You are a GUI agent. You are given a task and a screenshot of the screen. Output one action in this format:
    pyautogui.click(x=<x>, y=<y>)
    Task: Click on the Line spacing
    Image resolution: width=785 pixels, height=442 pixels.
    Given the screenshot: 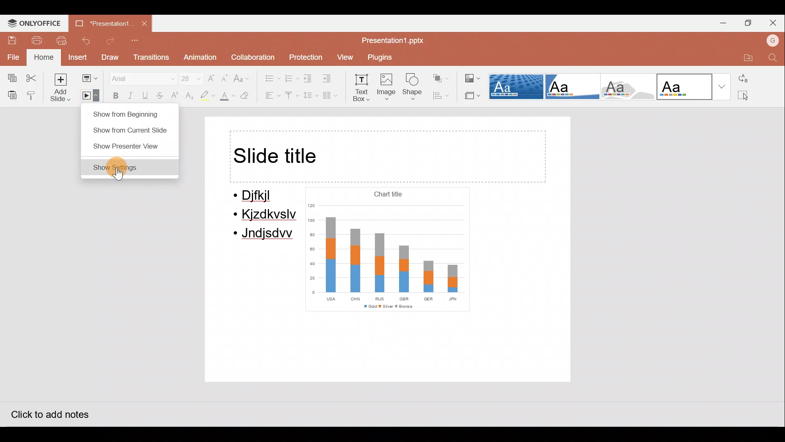 What is the action you would take?
    pyautogui.click(x=309, y=95)
    